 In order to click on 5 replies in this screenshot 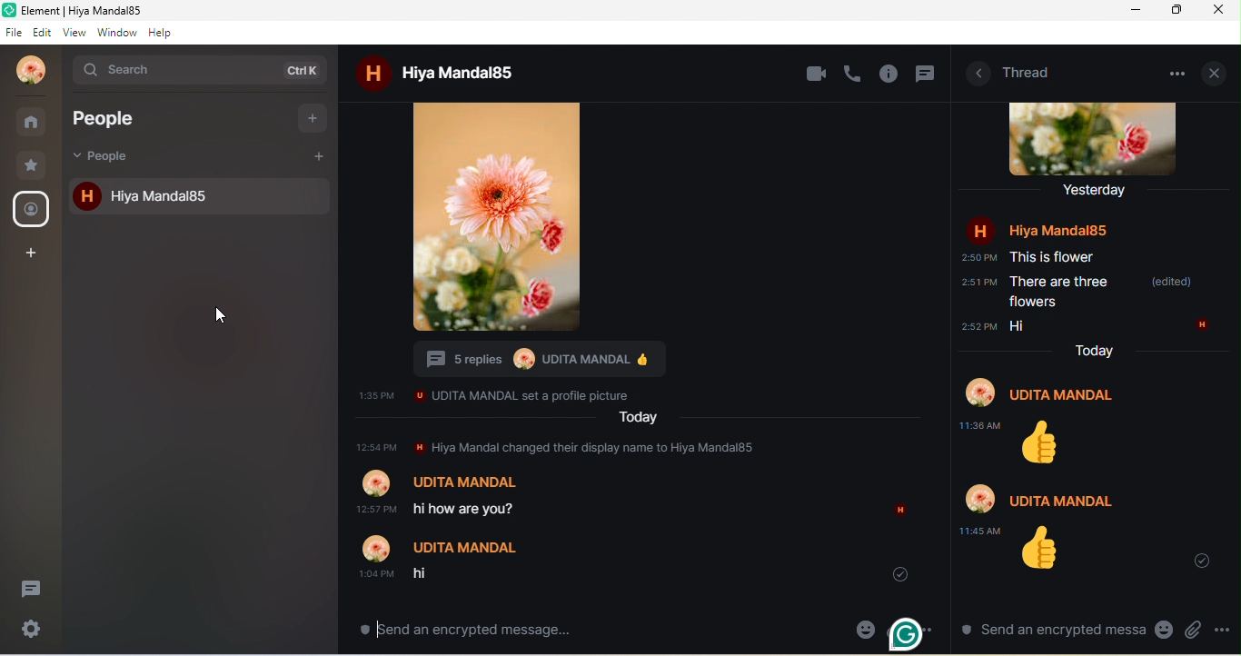, I will do `click(459, 358)`.